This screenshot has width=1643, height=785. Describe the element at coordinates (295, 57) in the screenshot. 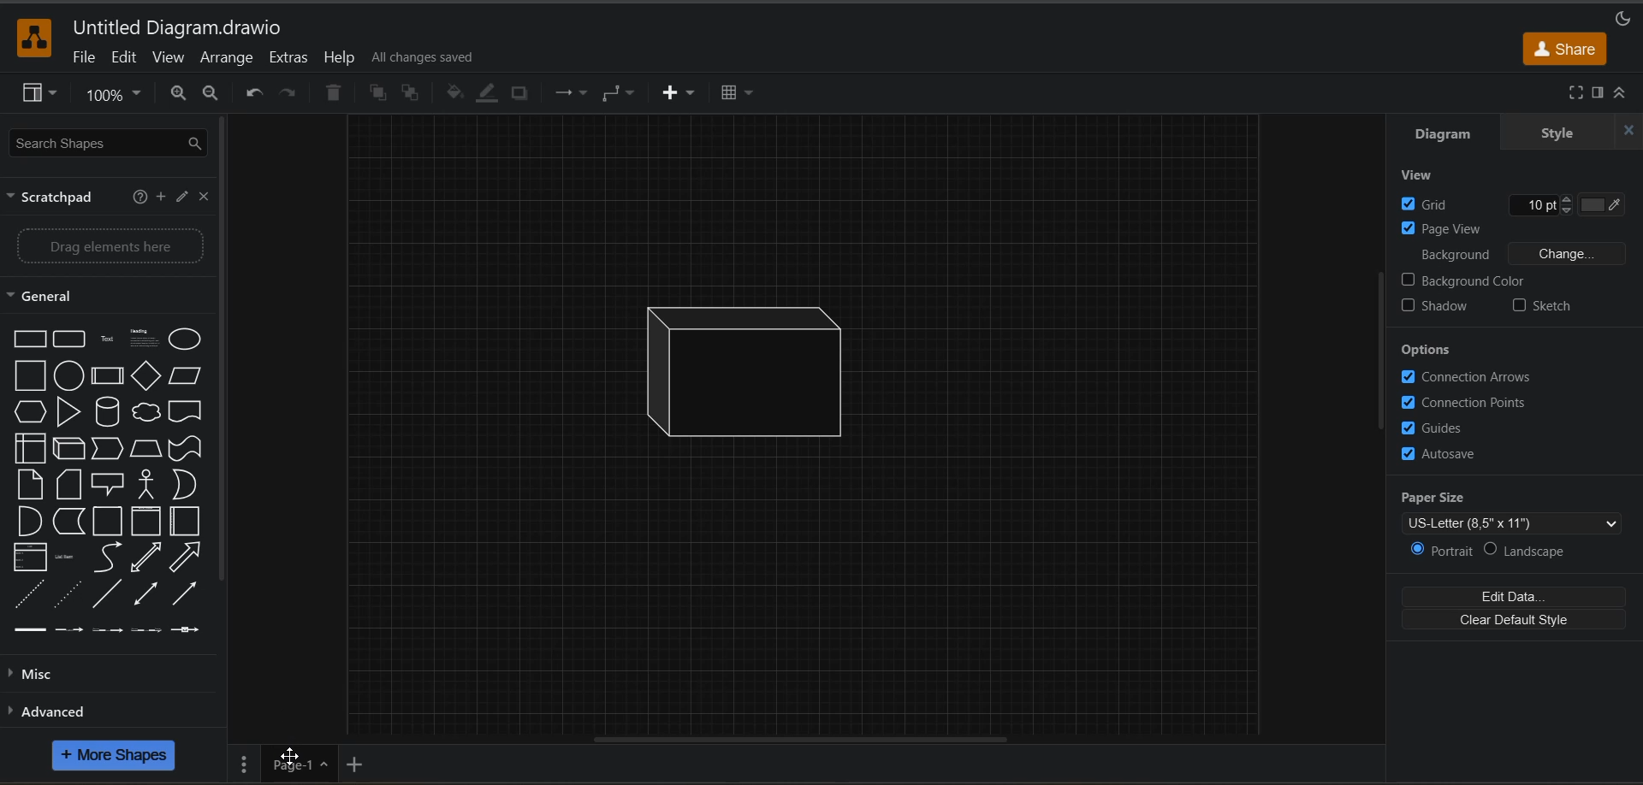

I see `extras` at that location.